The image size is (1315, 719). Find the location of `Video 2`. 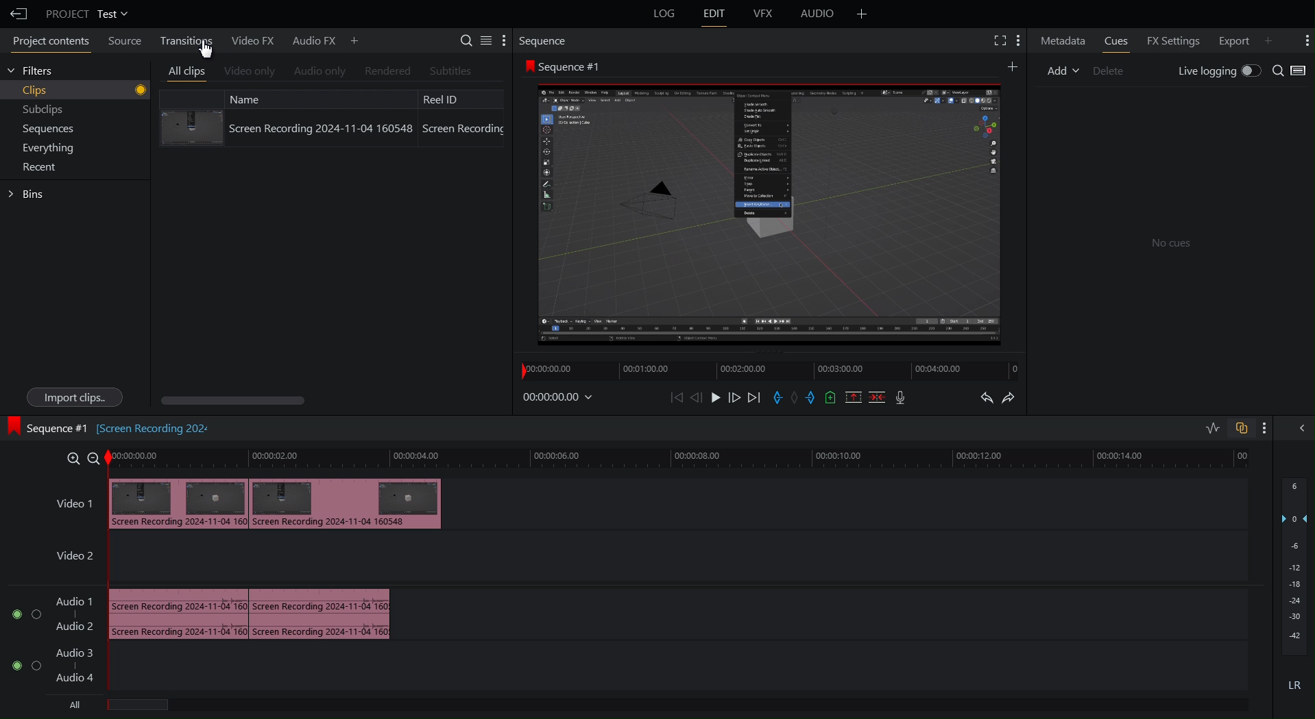

Video 2 is located at coordinates (69, 558).